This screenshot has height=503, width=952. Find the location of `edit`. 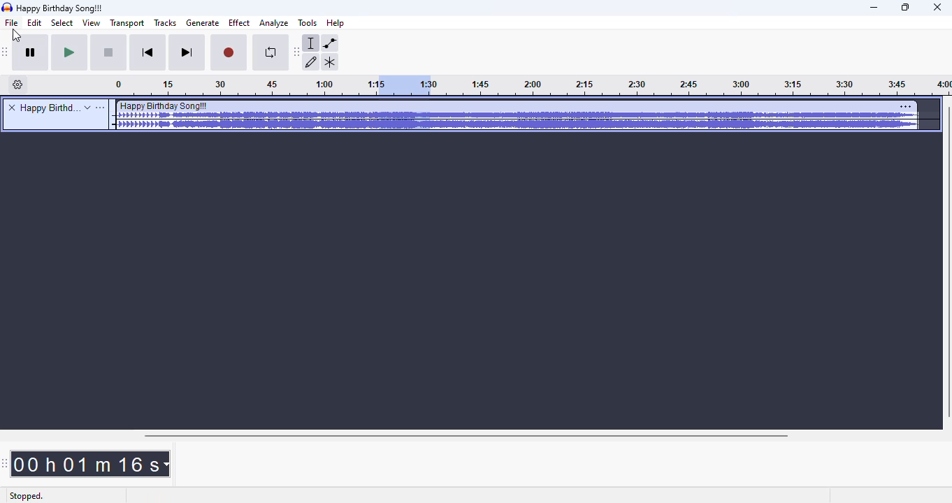

edit is located at coordinates (36, 23).